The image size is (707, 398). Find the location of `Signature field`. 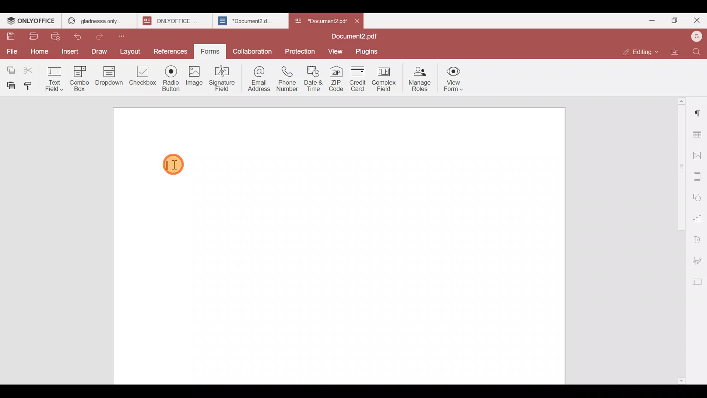

Signature field is located at coordinates (224, 78).